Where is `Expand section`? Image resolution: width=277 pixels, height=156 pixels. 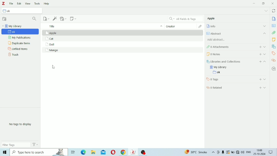 Expand section is located at coordinates (265, 88).